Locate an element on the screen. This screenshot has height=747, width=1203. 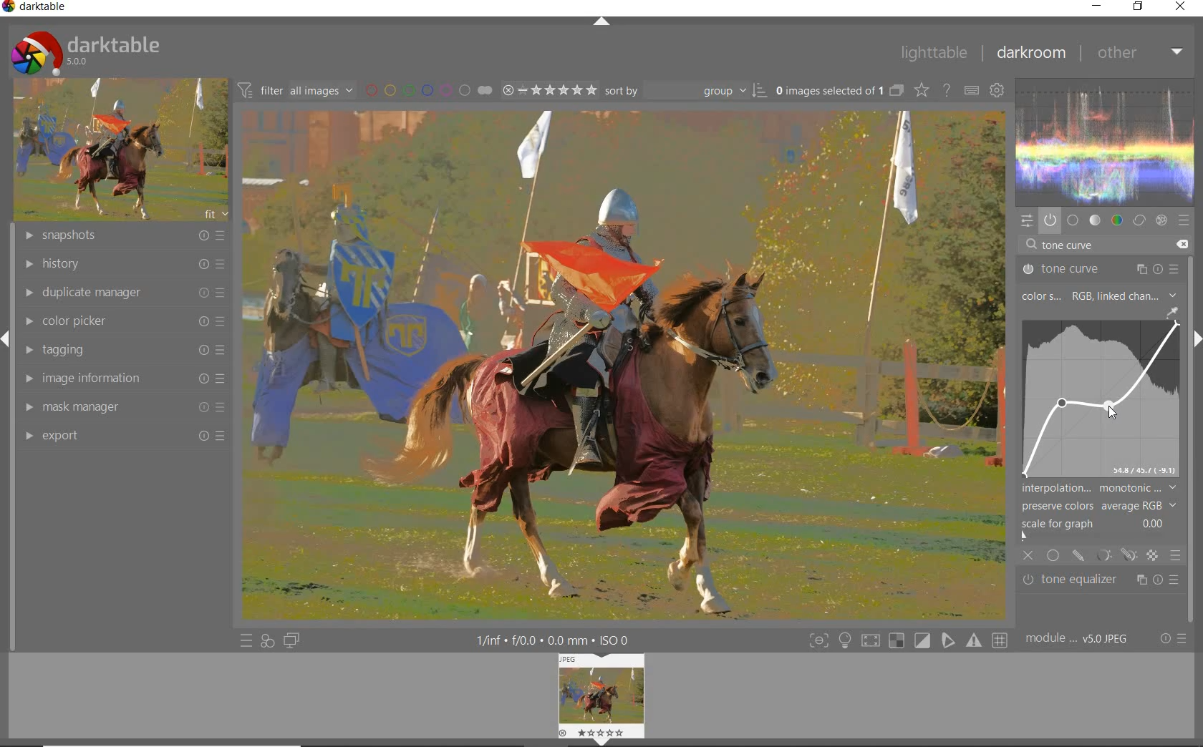
show global preferences is located at coordinates (996, 92).